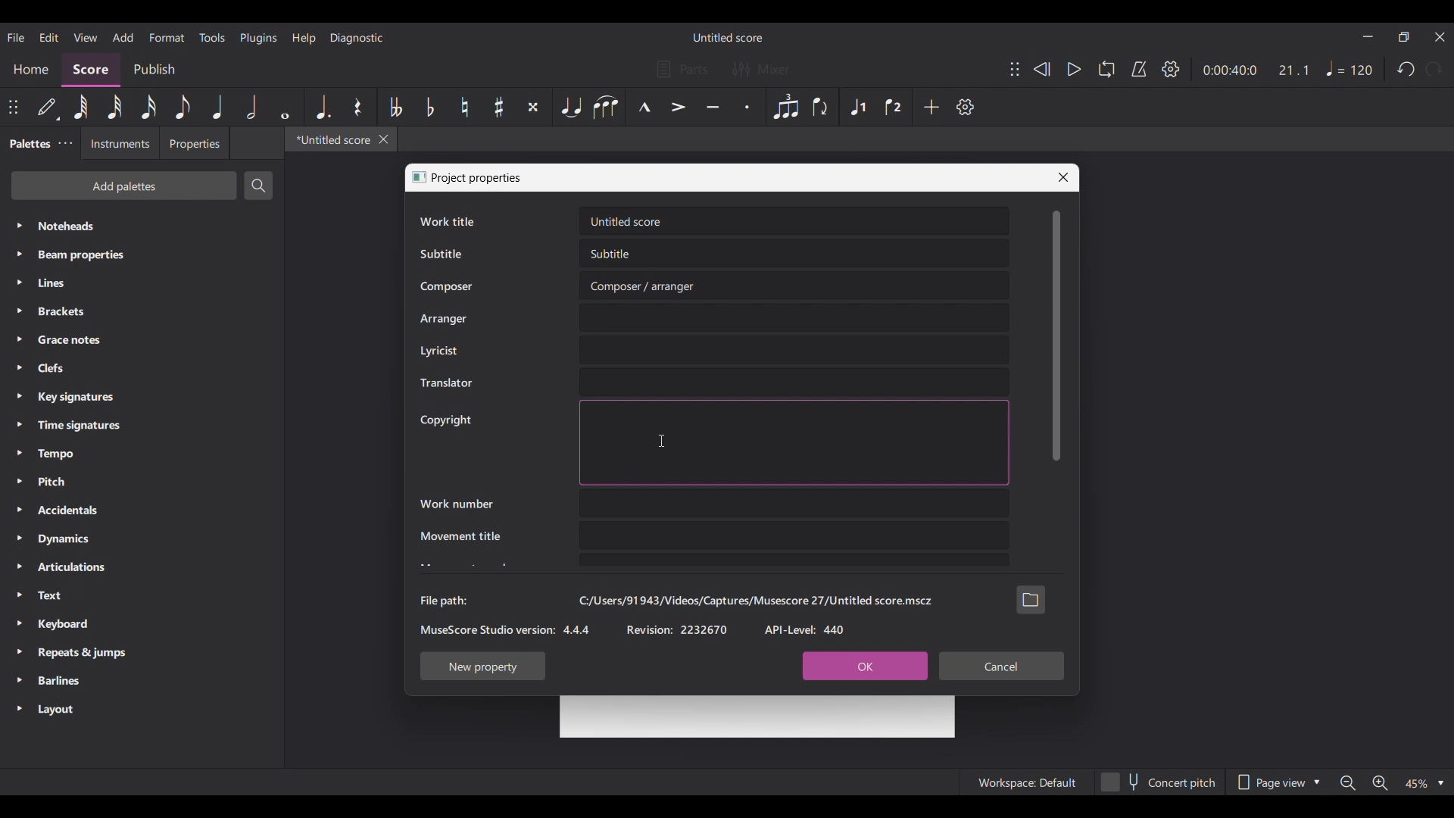 This screenshot has height=818, width=1454. Describe the element at coordinates (1347, 783) in the screenshot. I see `Zoom out` at that location.